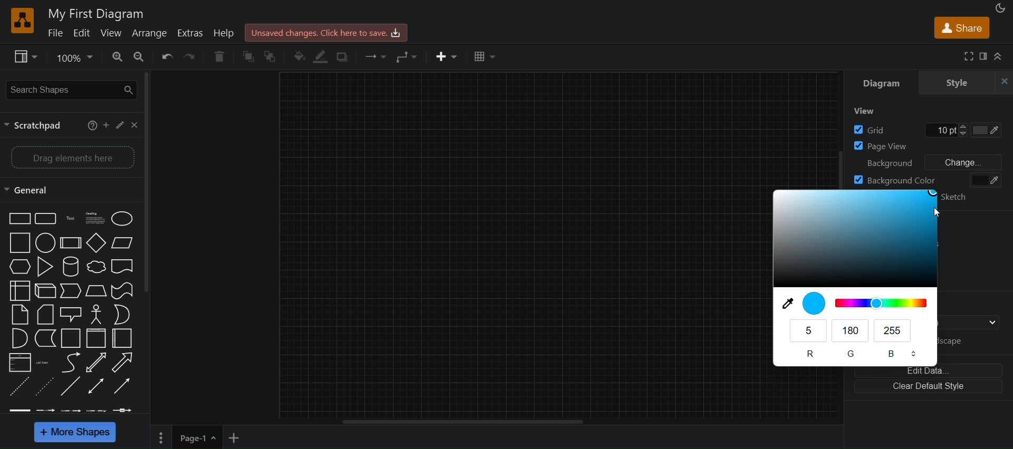  Describe the element at coordinates (996, 323) in the screenshot. I see `drop down` at that location.